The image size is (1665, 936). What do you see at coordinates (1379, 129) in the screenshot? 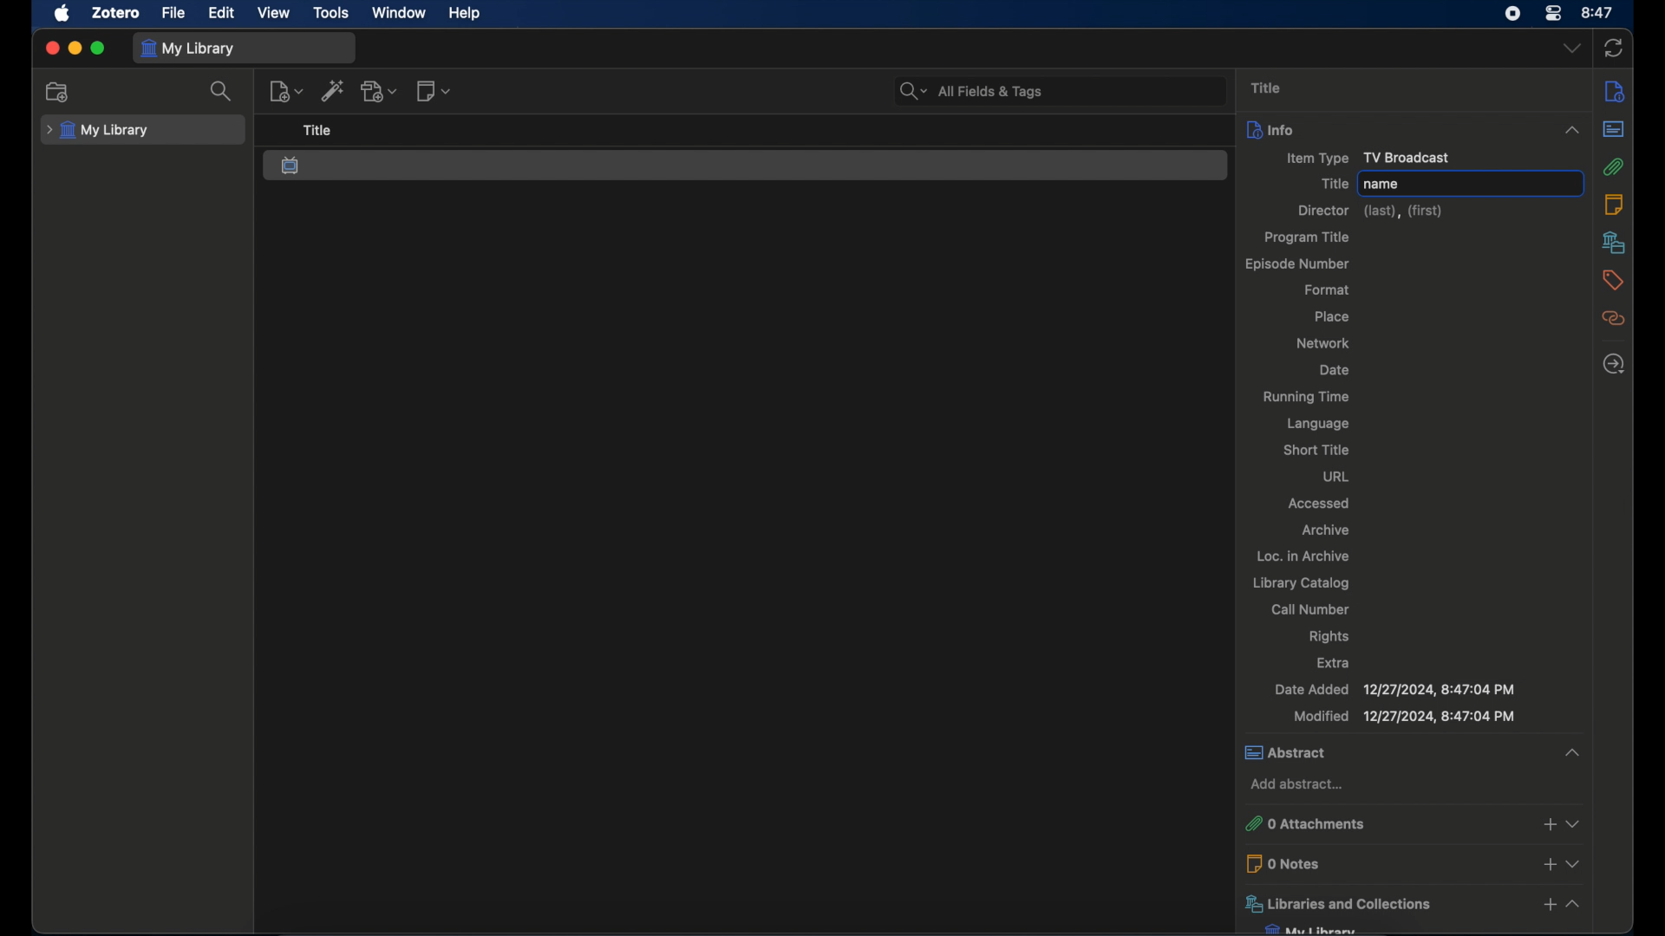
I see `info` at bounding box center [1379, 129].